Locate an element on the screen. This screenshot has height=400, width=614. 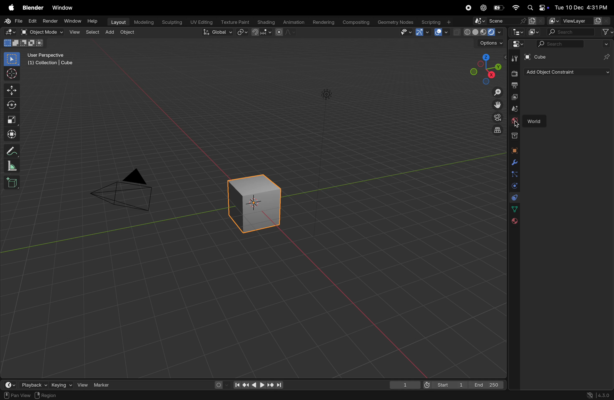
editor mode is located at coordinates (516, 32).